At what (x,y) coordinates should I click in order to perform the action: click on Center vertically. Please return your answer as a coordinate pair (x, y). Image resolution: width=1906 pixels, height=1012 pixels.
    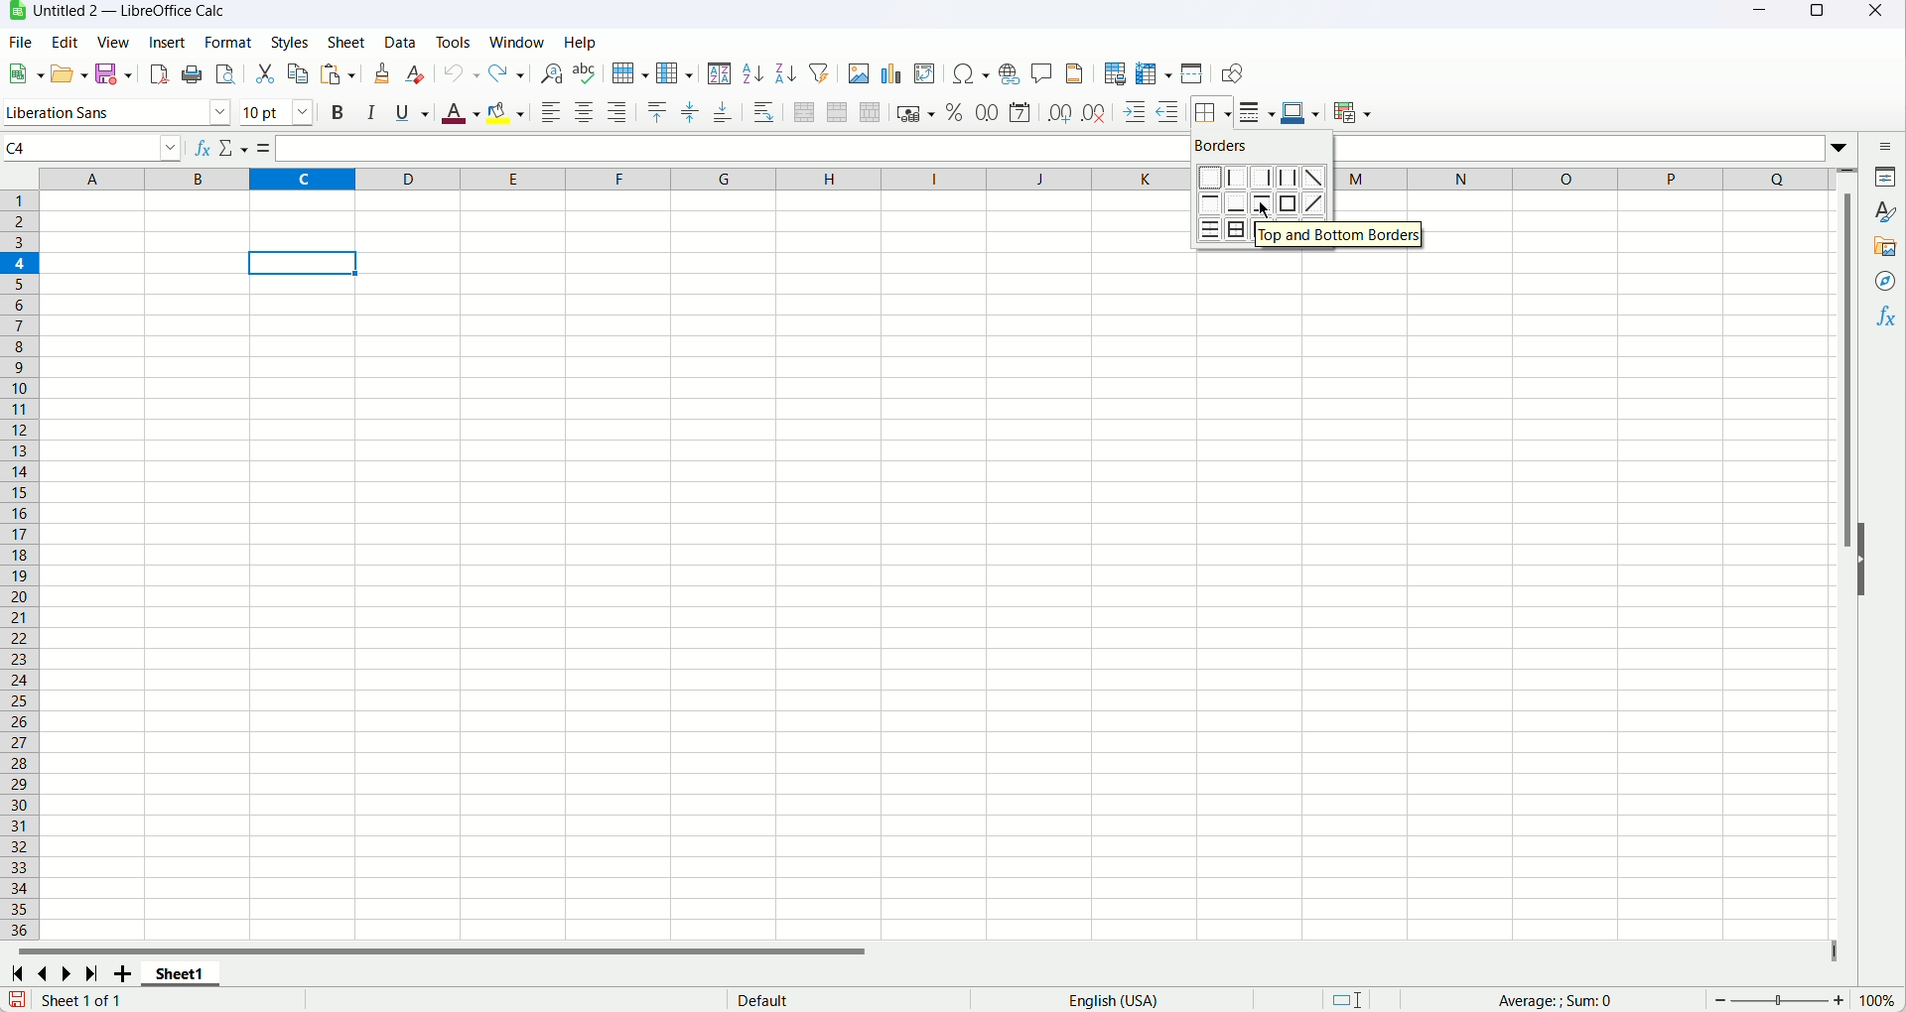
    Looking at the image, I should click on (691, 112).